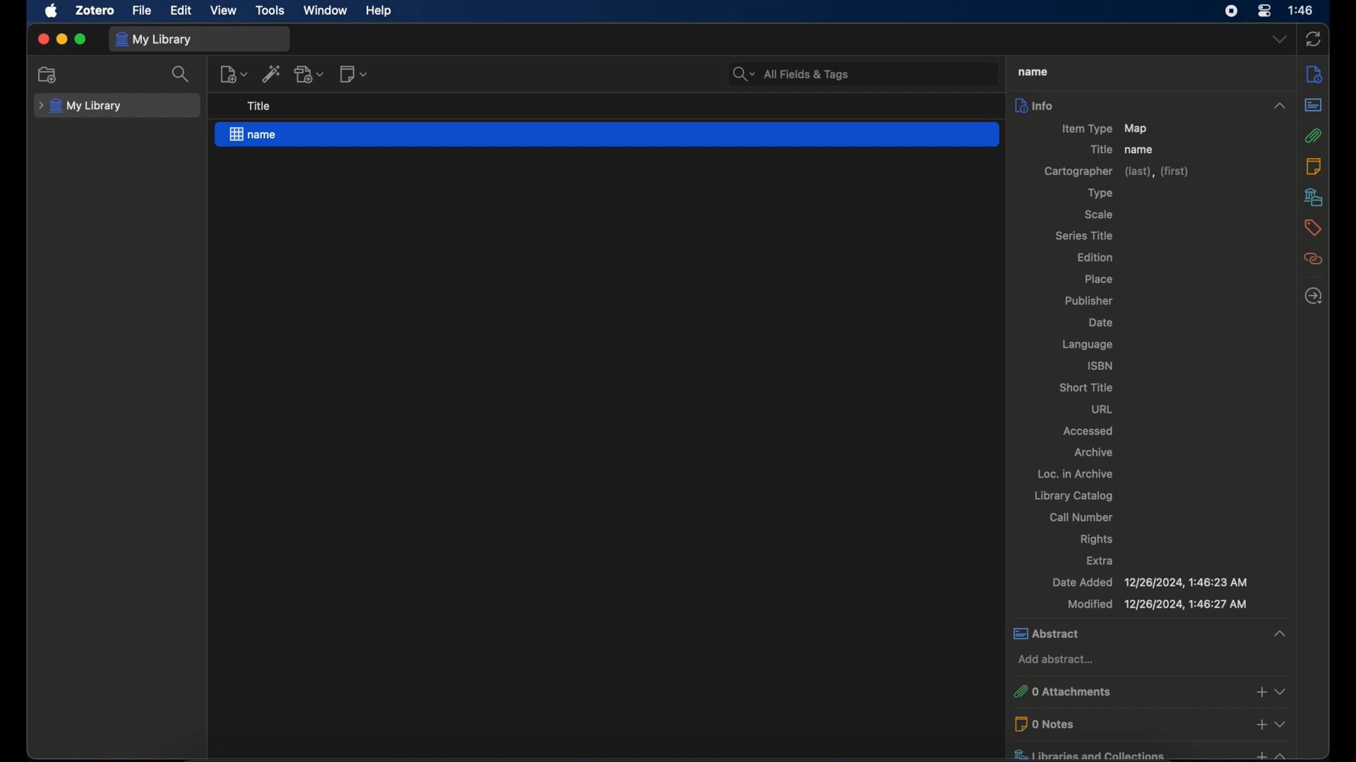  Describe the element at coordinates (1313, 104) in the screenshot. I see `abstract` at that location.